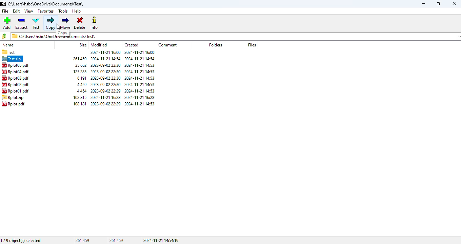 This screenshot has width=461, height=244. Describe the element at coordinates (29, 11) in the screenshot. I see `view` at that location.